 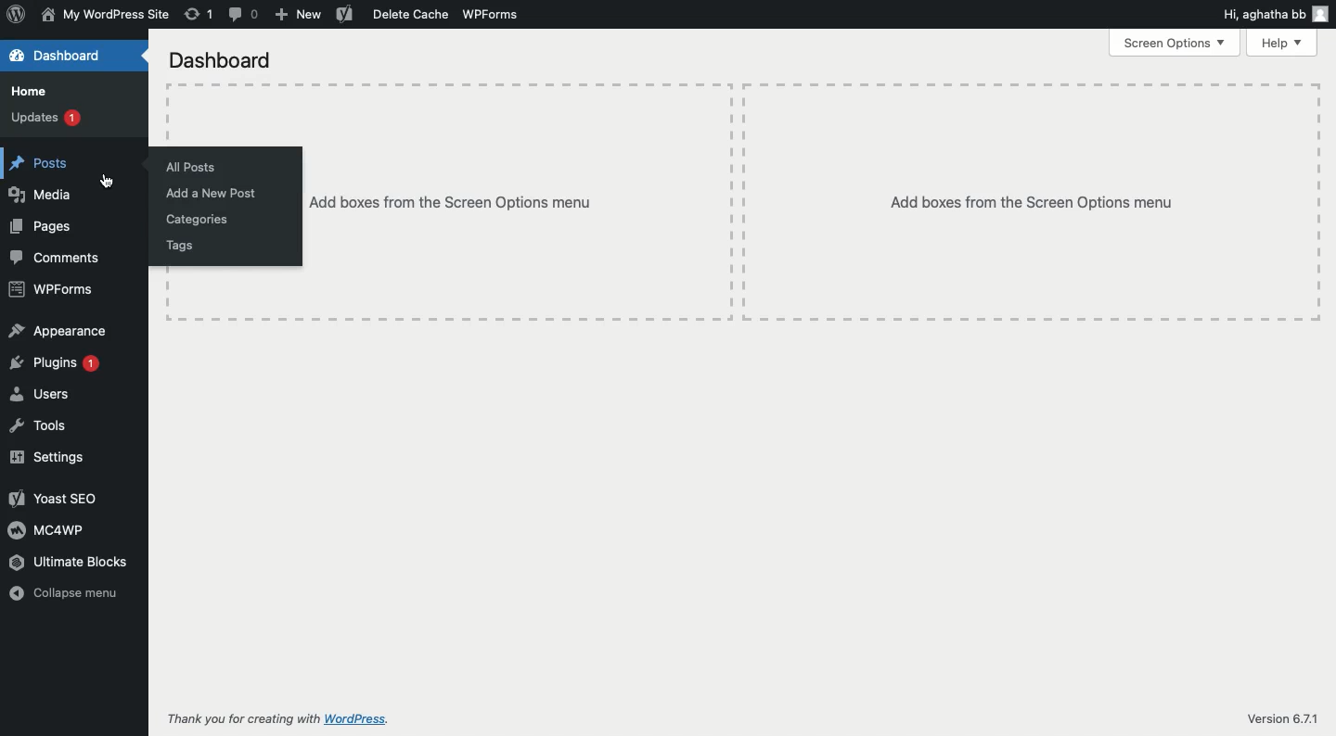 I want to click on Logo, so click(x=15, y=15).